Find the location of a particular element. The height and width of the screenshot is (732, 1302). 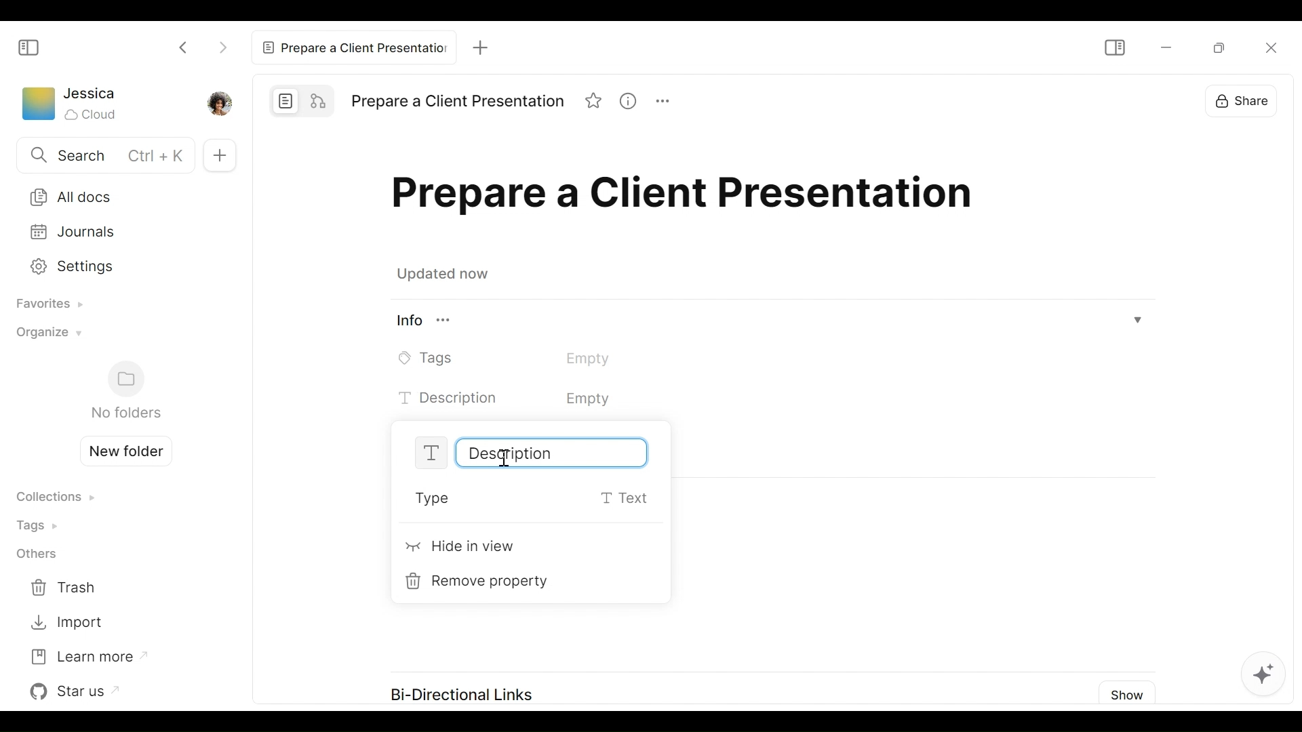

Add new is located at coordinates (218, 155).